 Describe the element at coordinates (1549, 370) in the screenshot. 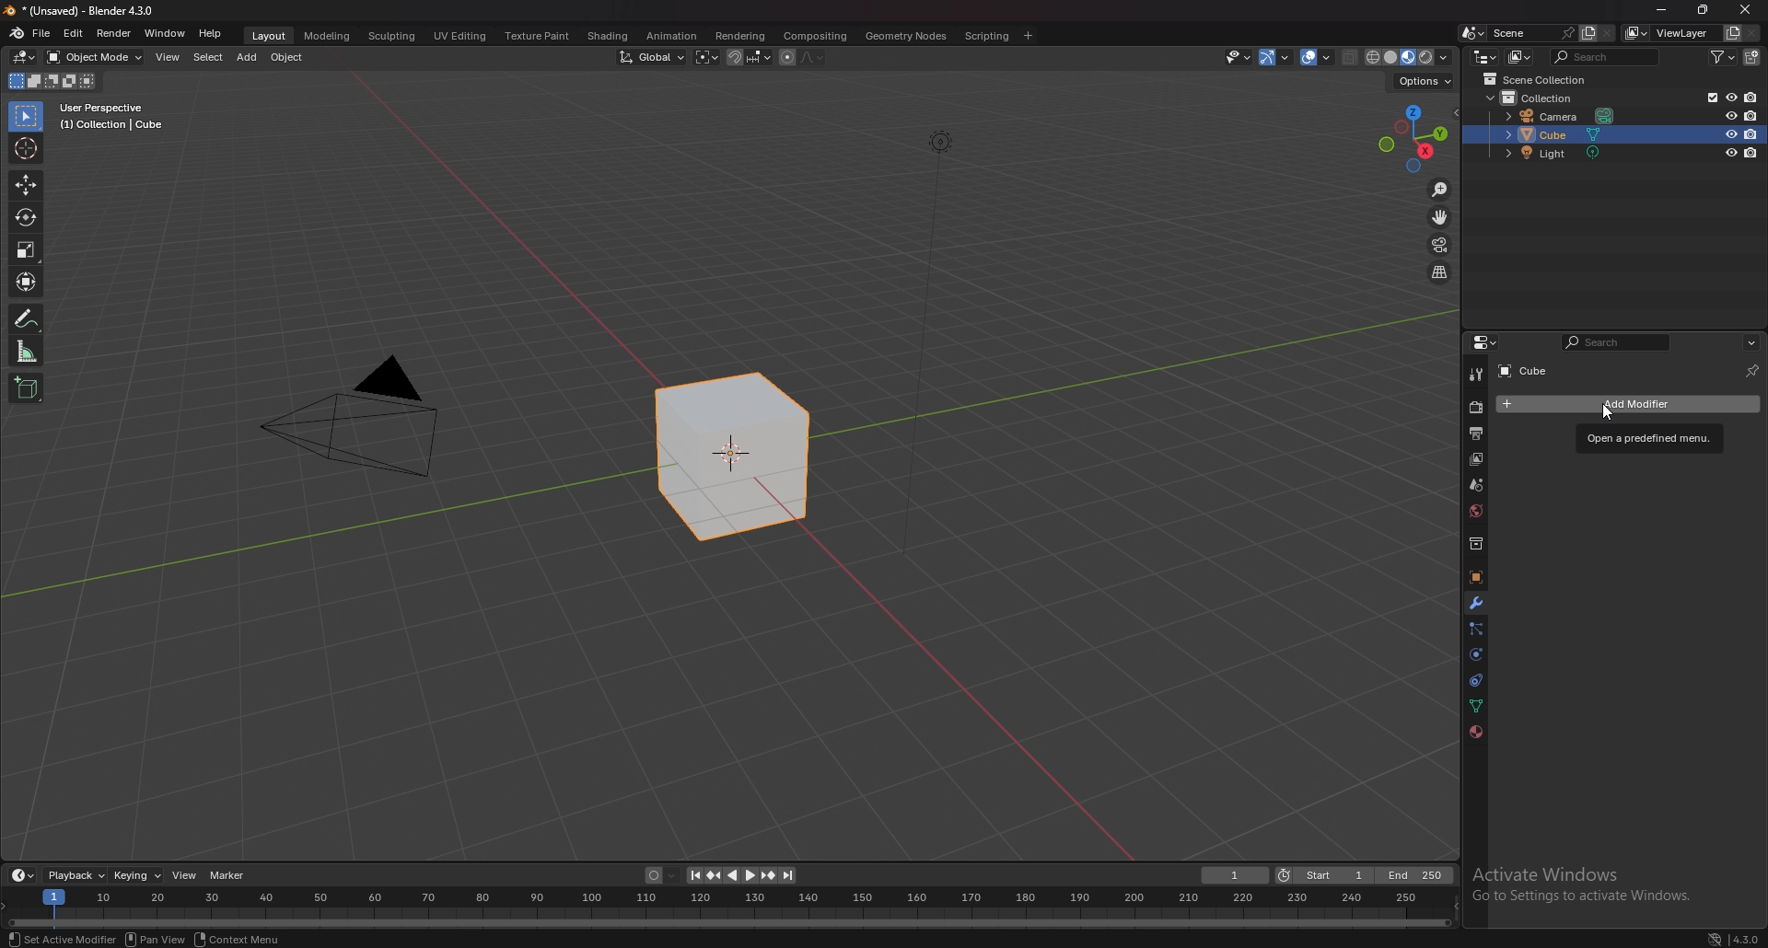

I see `cube` at that location.